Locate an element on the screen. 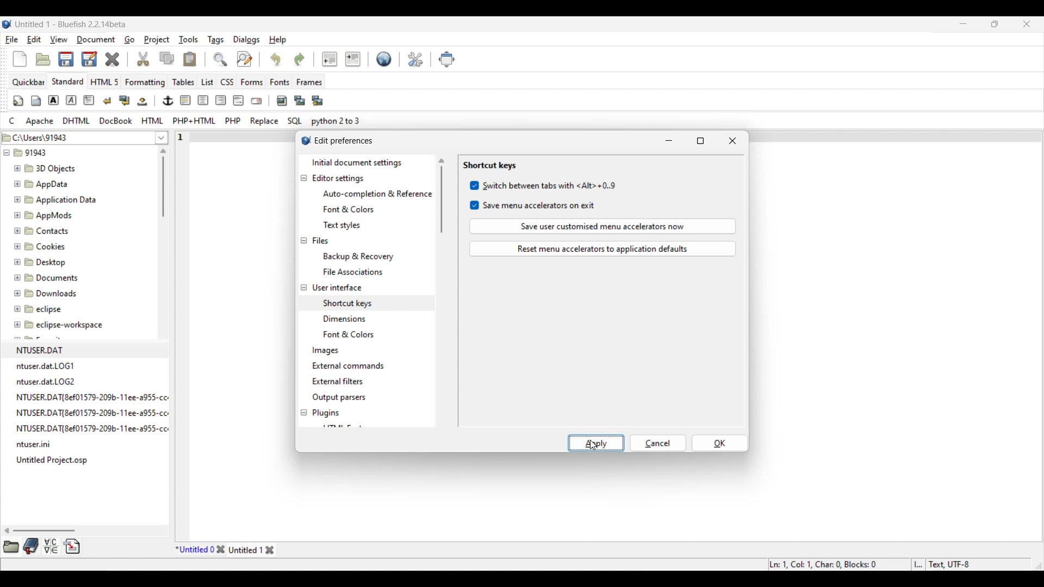 The image size is (1044, 587). Save user customized menu accelerators now is located at coordinates (603, 226).